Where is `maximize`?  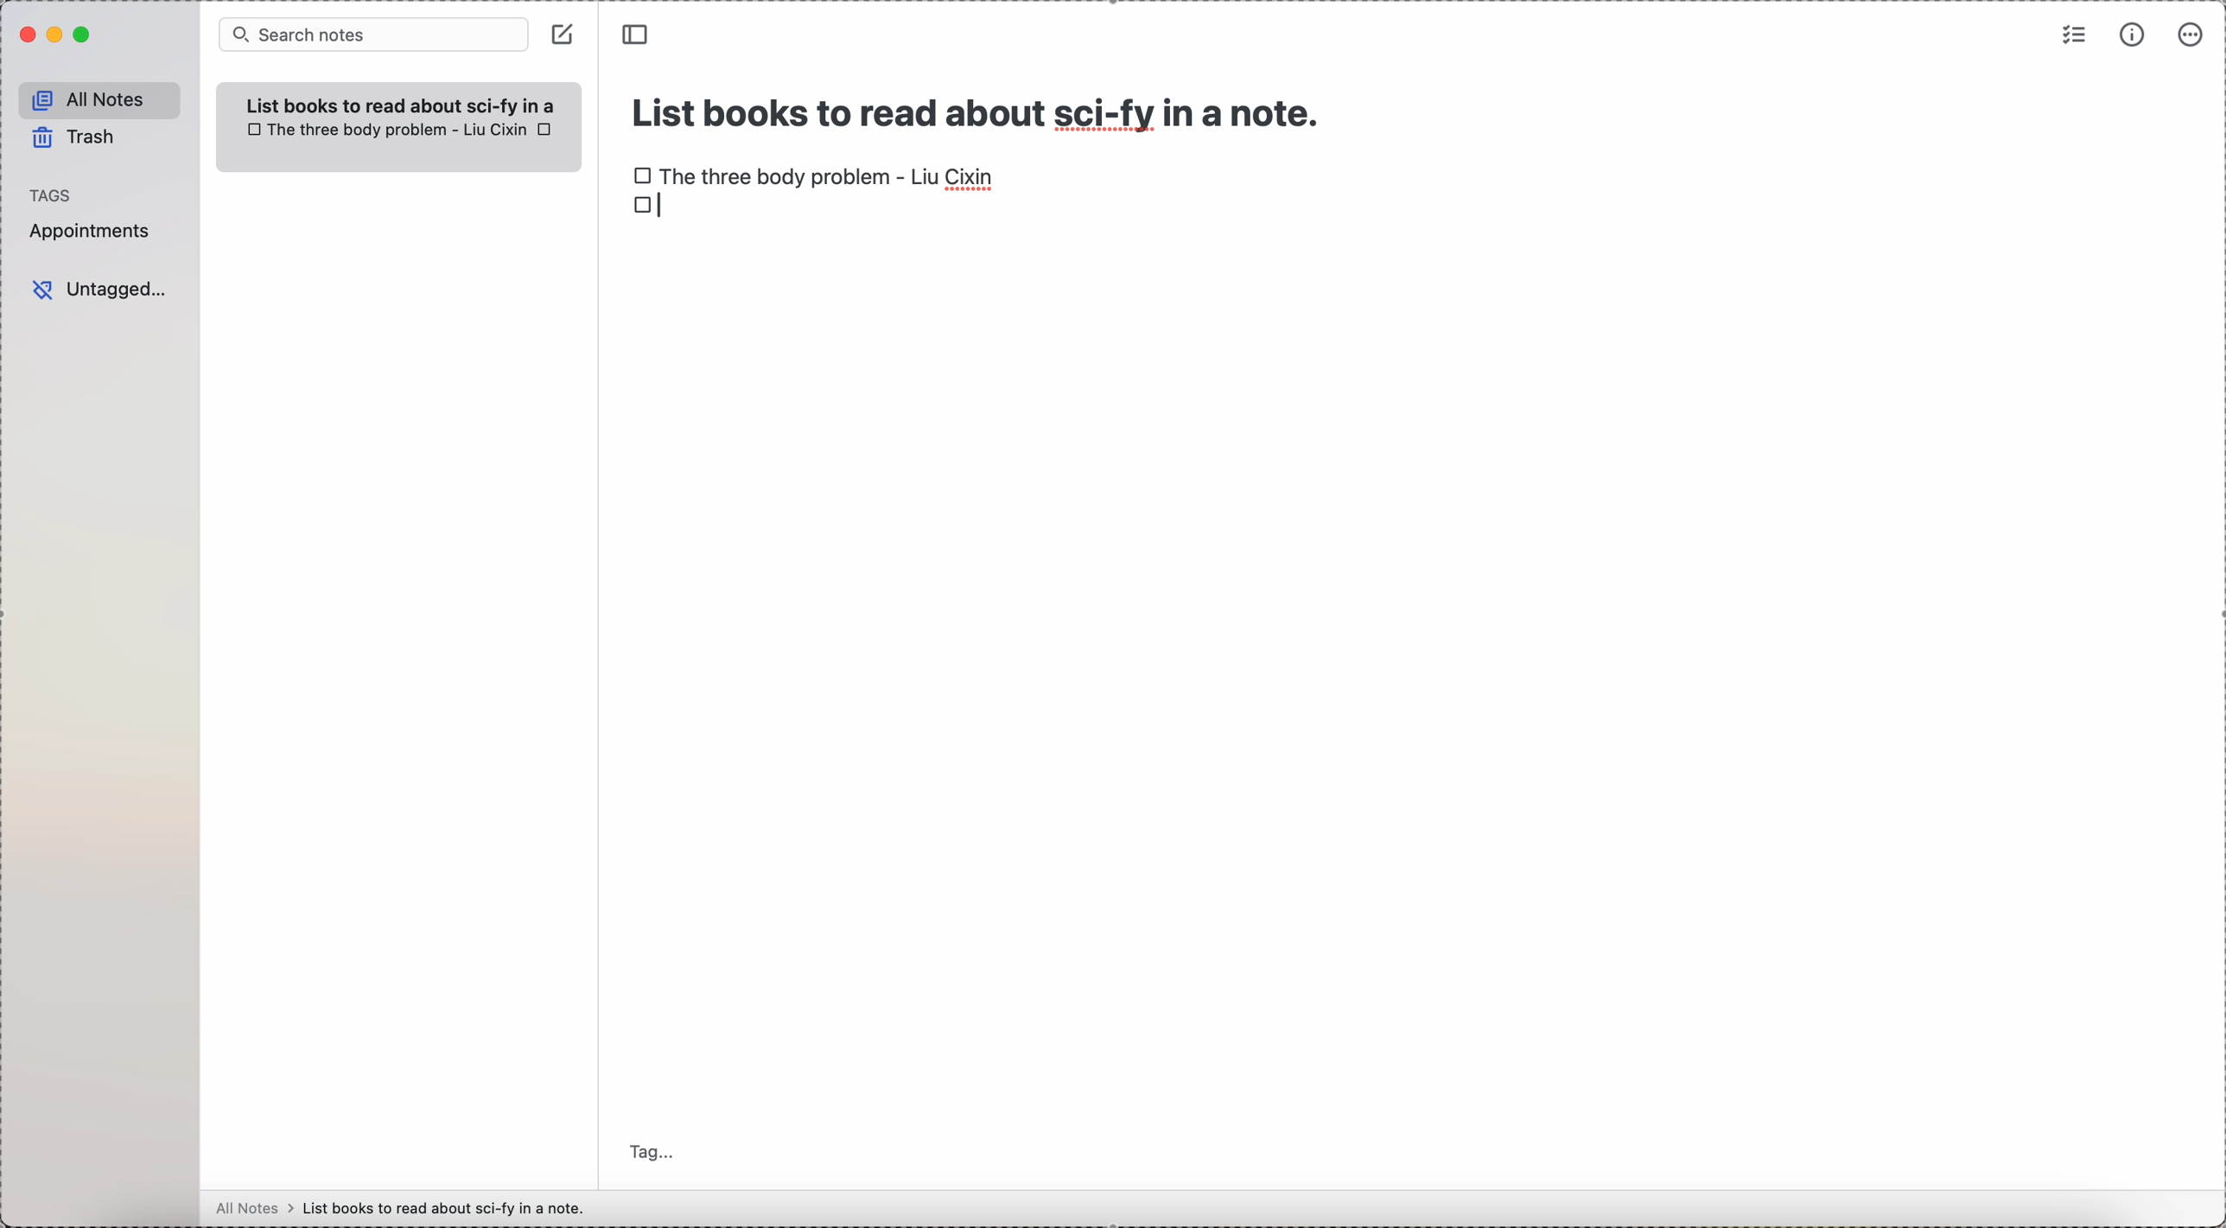 maximize is located at coordinates (82, 37).